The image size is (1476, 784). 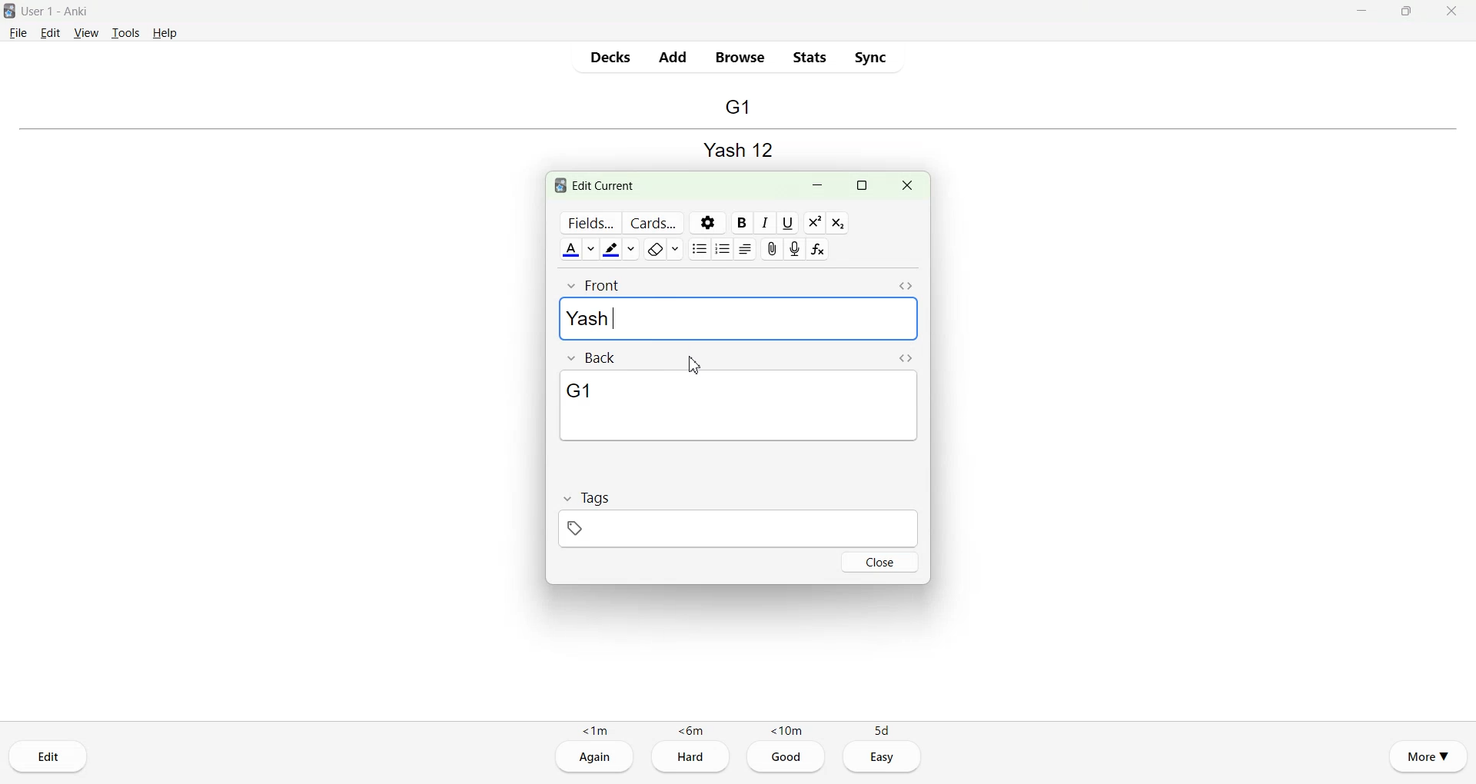 What do you see at coordinates (594, 358) in the screenshot?
I see `Back` at bounding box center [594, 358].